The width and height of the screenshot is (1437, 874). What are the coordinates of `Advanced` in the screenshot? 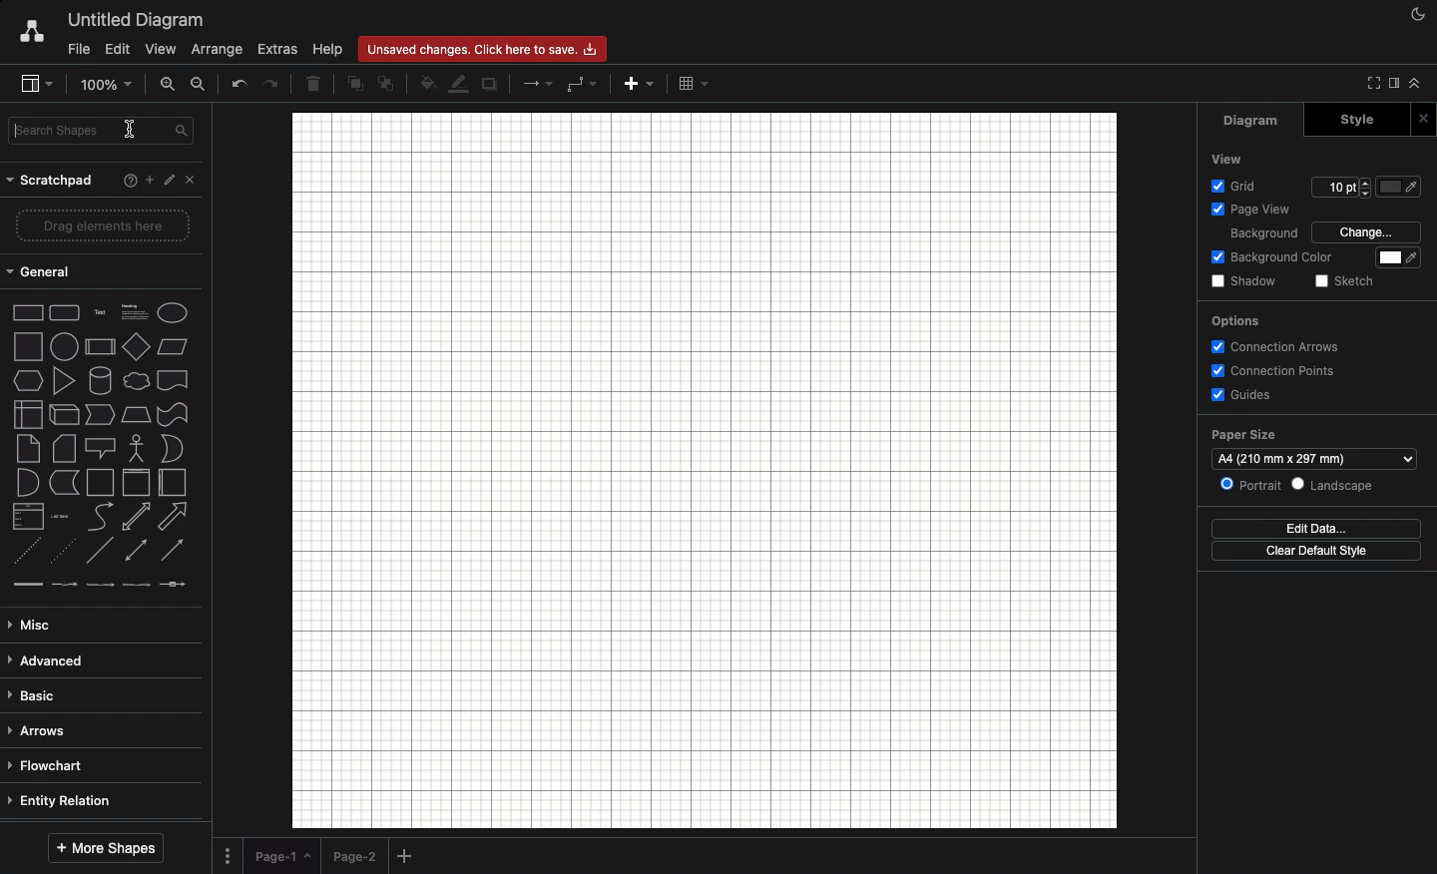 It's located at (49, 661).